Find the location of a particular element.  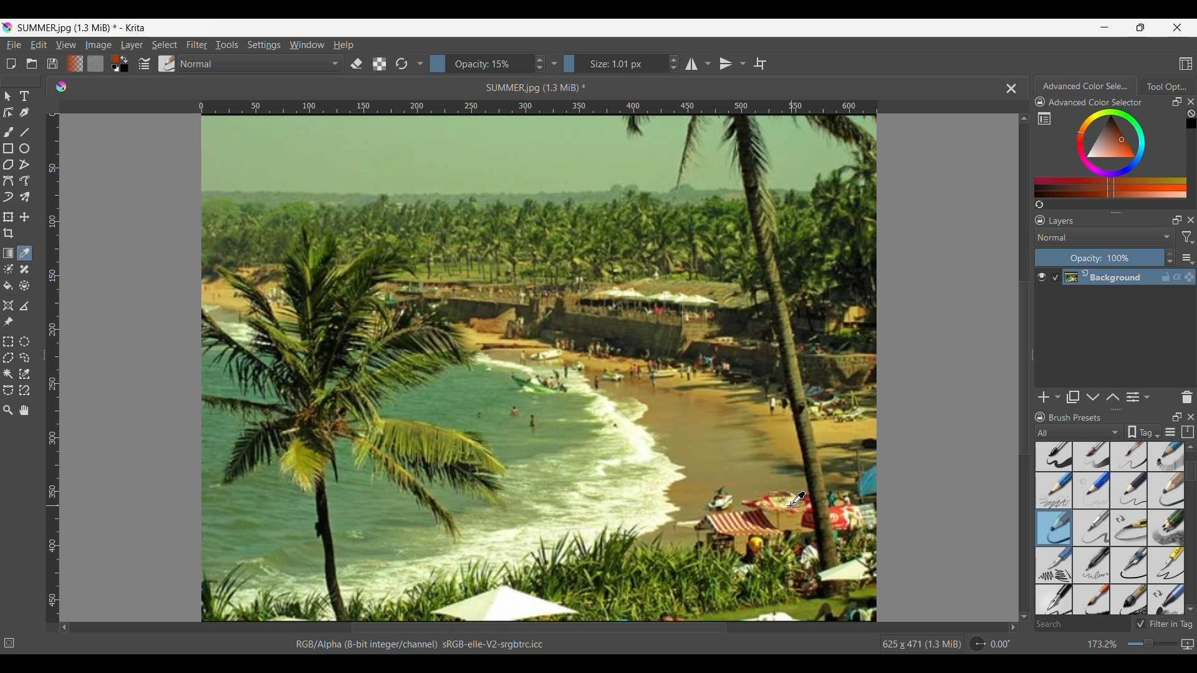

Quick slide to bottom is located at coordinates (1024, 617).